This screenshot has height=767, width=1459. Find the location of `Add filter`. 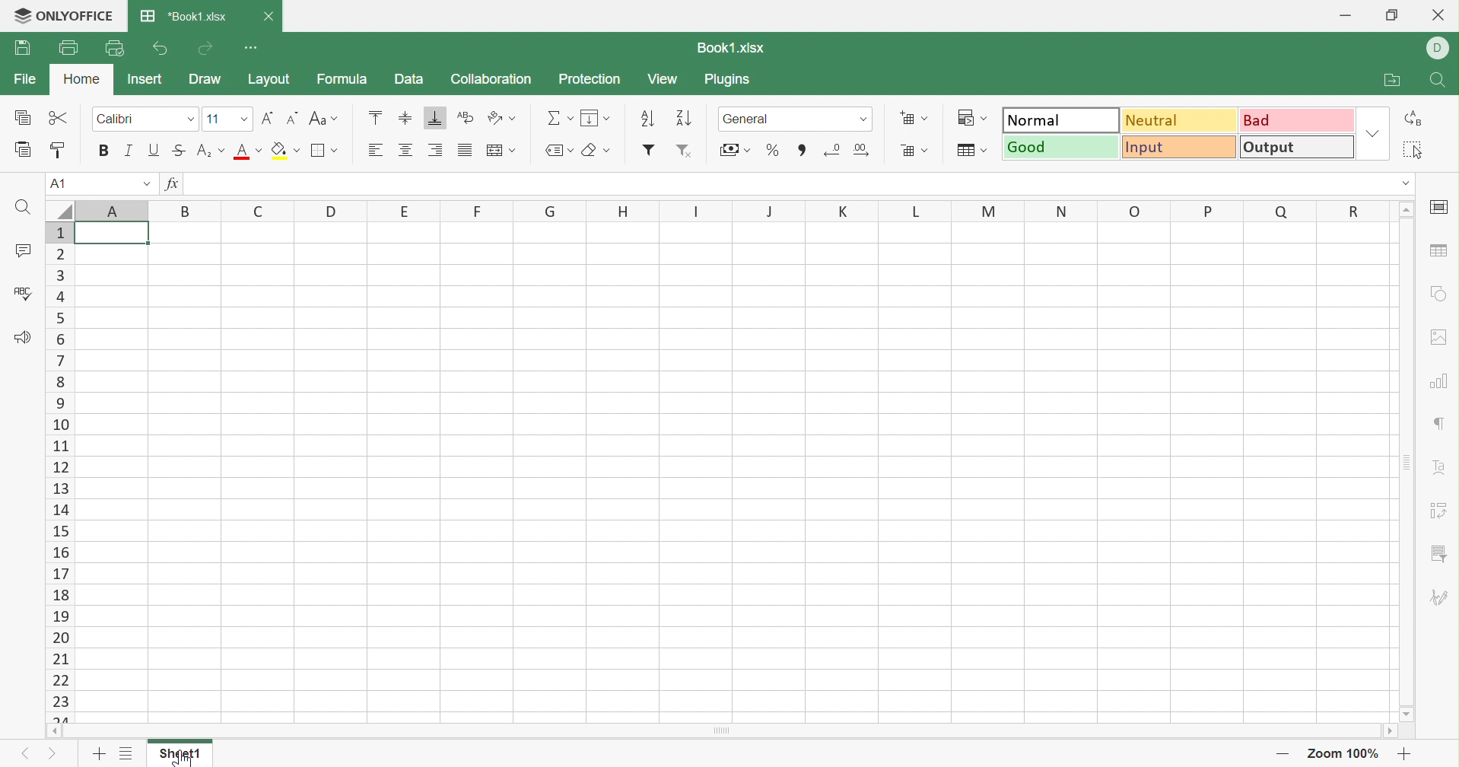

Add filter is located at coordinates (650, 150).